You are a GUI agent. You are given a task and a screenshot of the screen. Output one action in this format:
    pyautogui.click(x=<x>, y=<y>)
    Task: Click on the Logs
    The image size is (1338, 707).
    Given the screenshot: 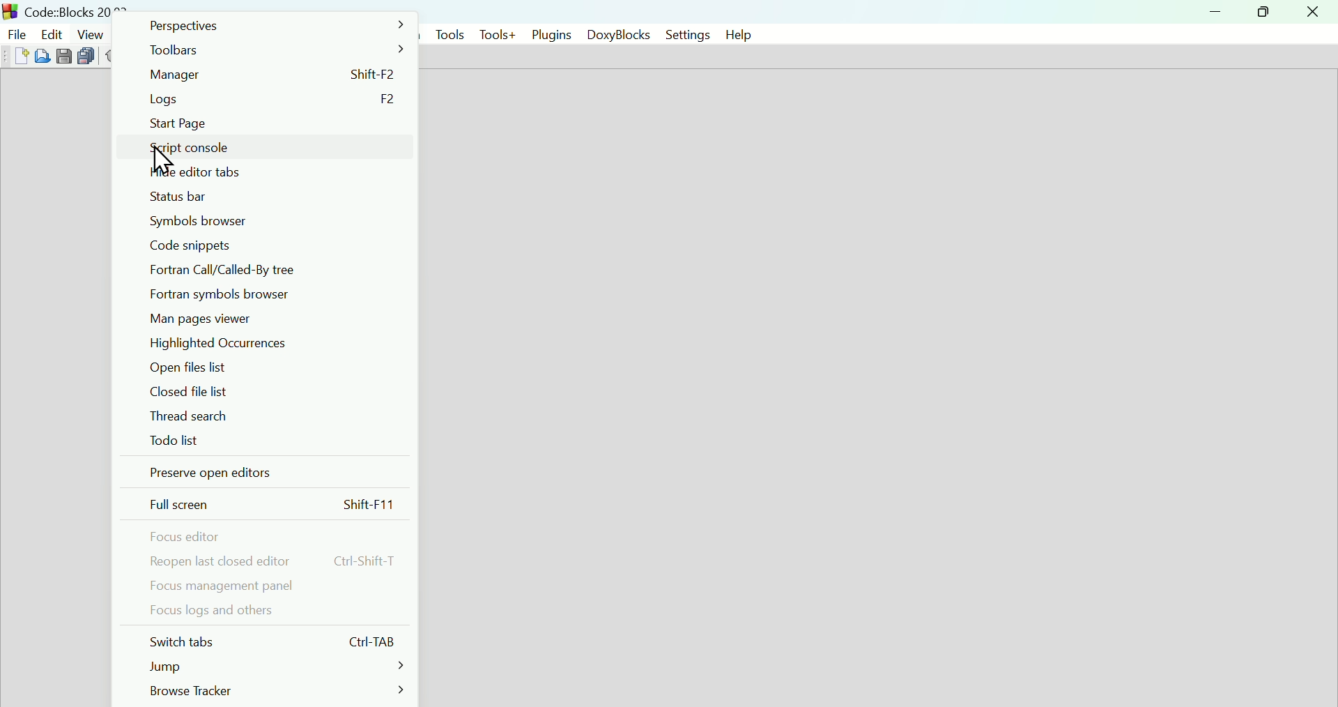 What is the action you would take?
    pyautogui.click(x=271, y=100)
    